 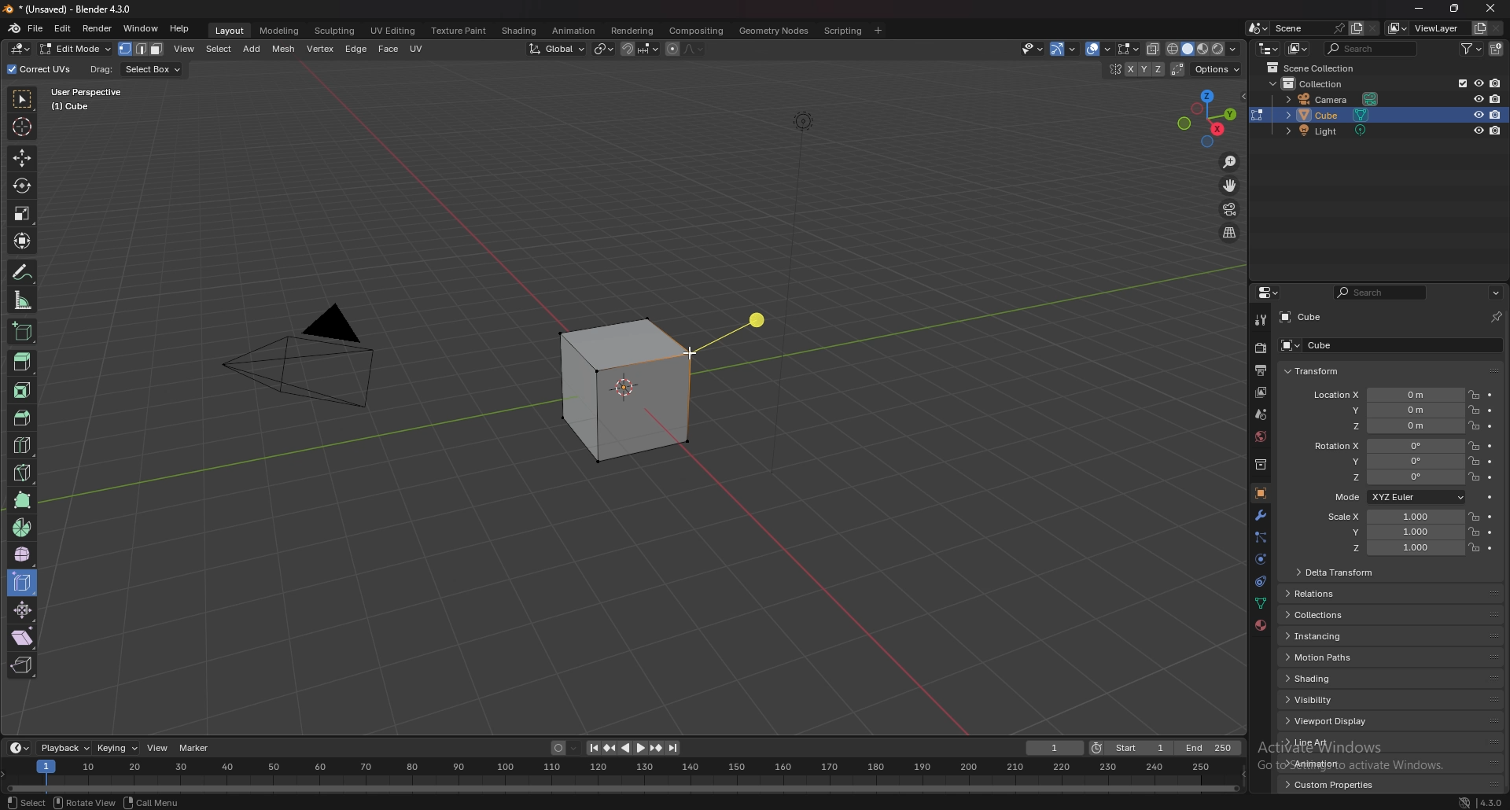 I want to click on physics, so click(x=1260, y=560).